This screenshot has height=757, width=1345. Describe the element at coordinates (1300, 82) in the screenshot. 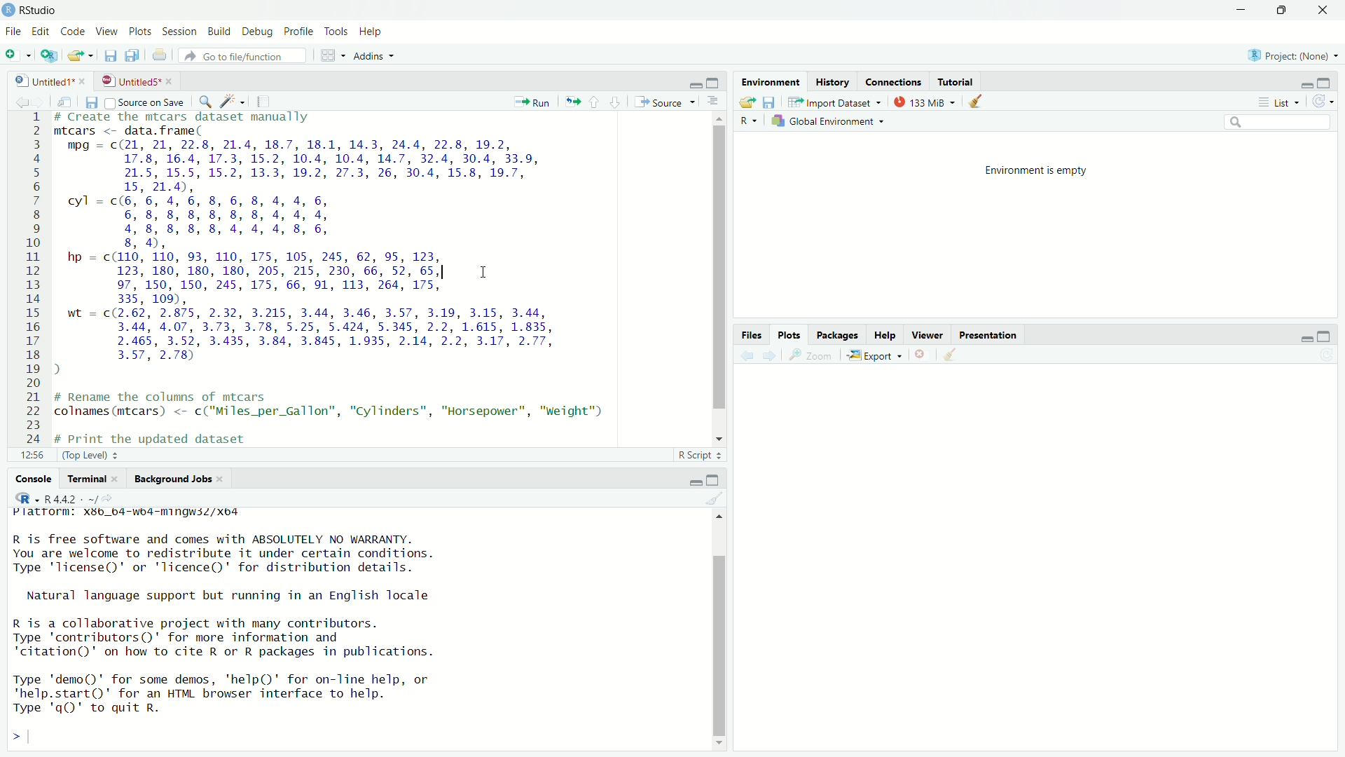

I see `minimise` at that location.